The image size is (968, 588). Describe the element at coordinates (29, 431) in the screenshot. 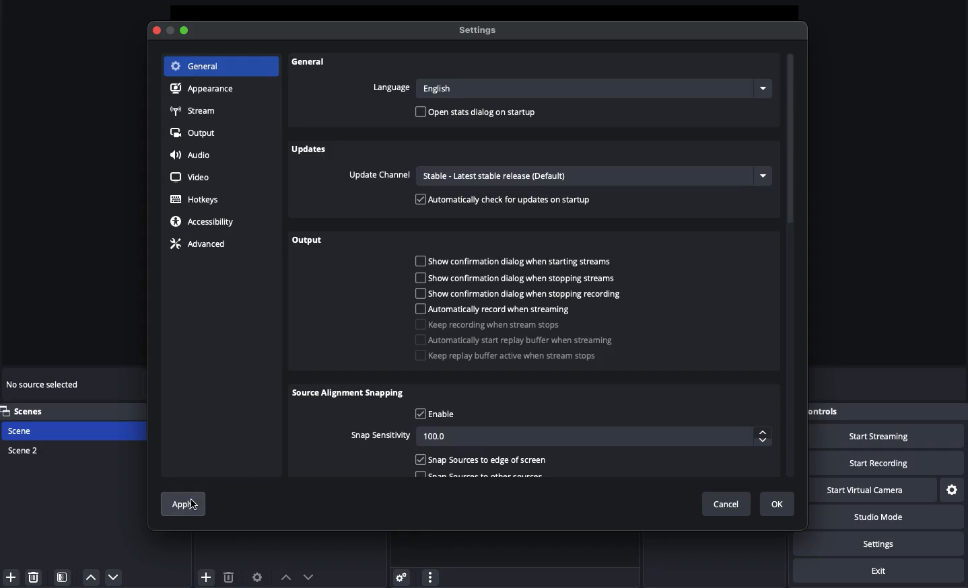

I see `Scene 1` at that location.